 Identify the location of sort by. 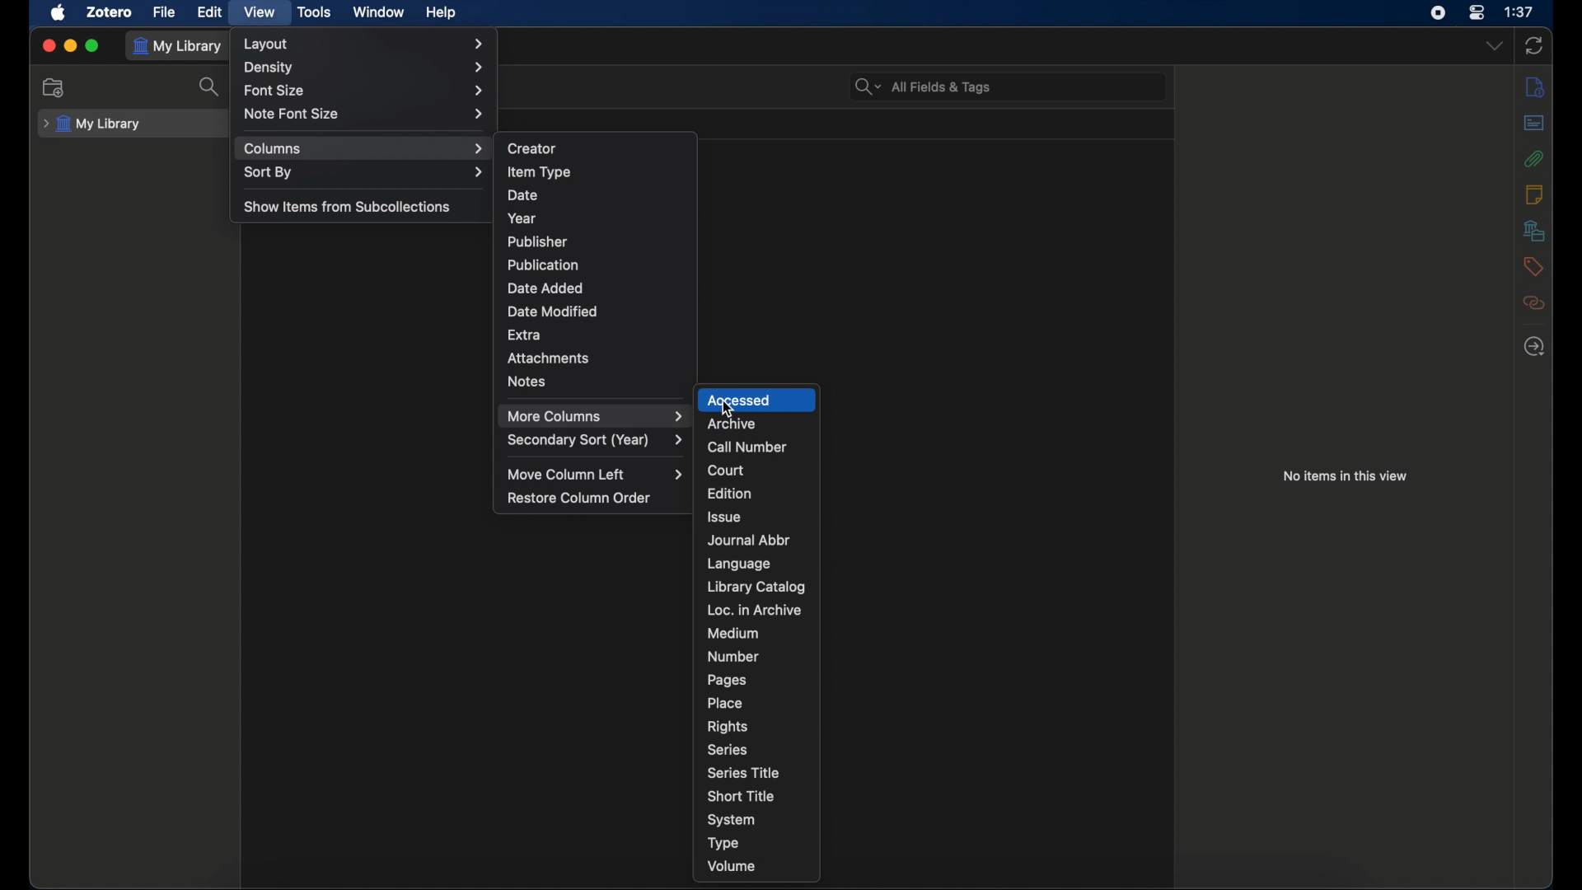
(364, 171).